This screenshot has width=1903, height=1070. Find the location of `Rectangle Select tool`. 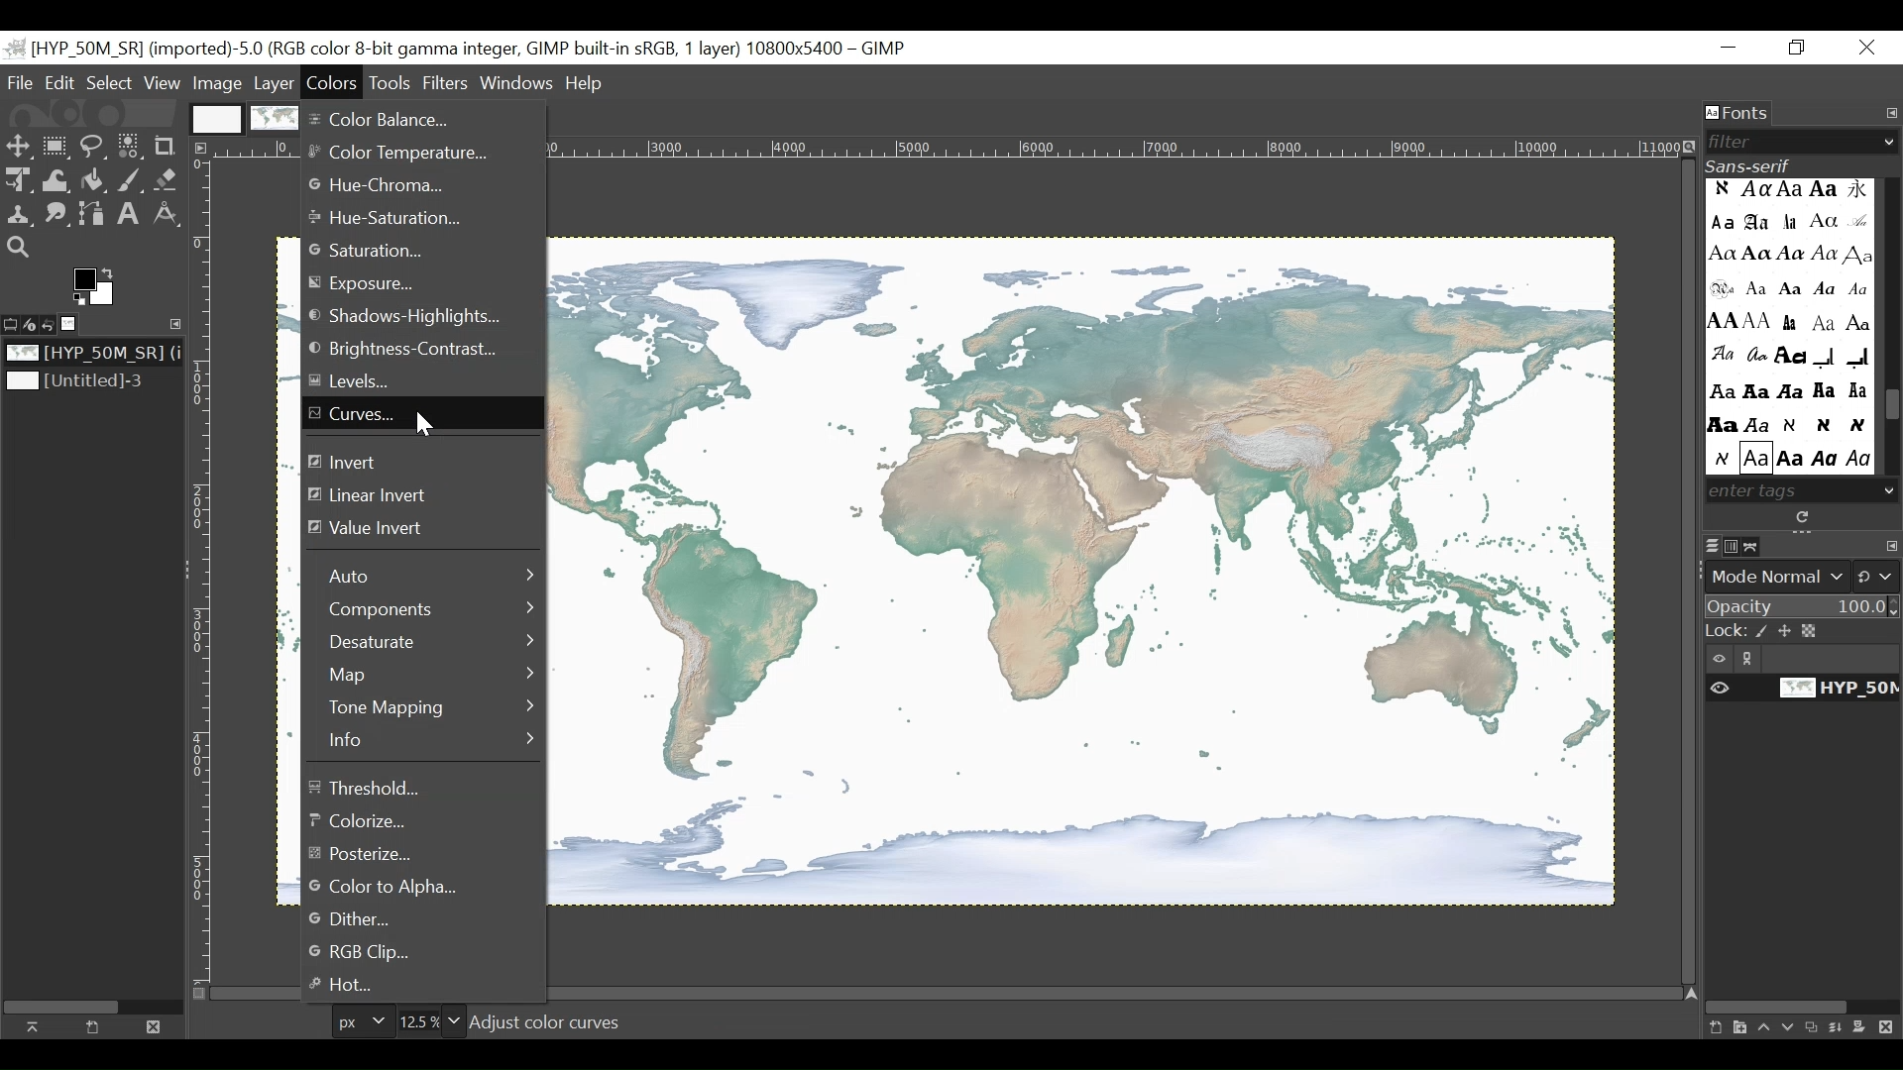

Rectangle Select tool is located at coordinates (56, 148).